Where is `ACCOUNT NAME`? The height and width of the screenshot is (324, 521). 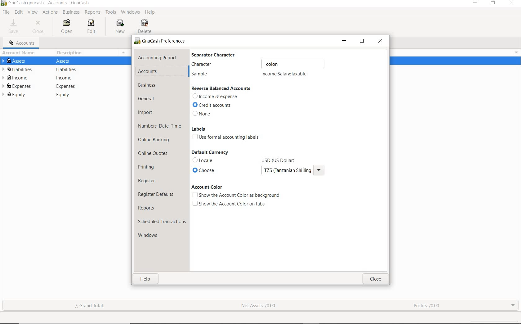 ACCOUNT NAME is located at coordinates (20, 53).